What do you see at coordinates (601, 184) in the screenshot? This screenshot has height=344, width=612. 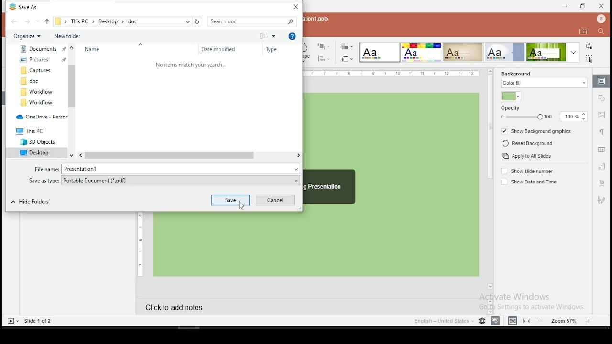 I see `text art settings` at bounding box center [601, 184].